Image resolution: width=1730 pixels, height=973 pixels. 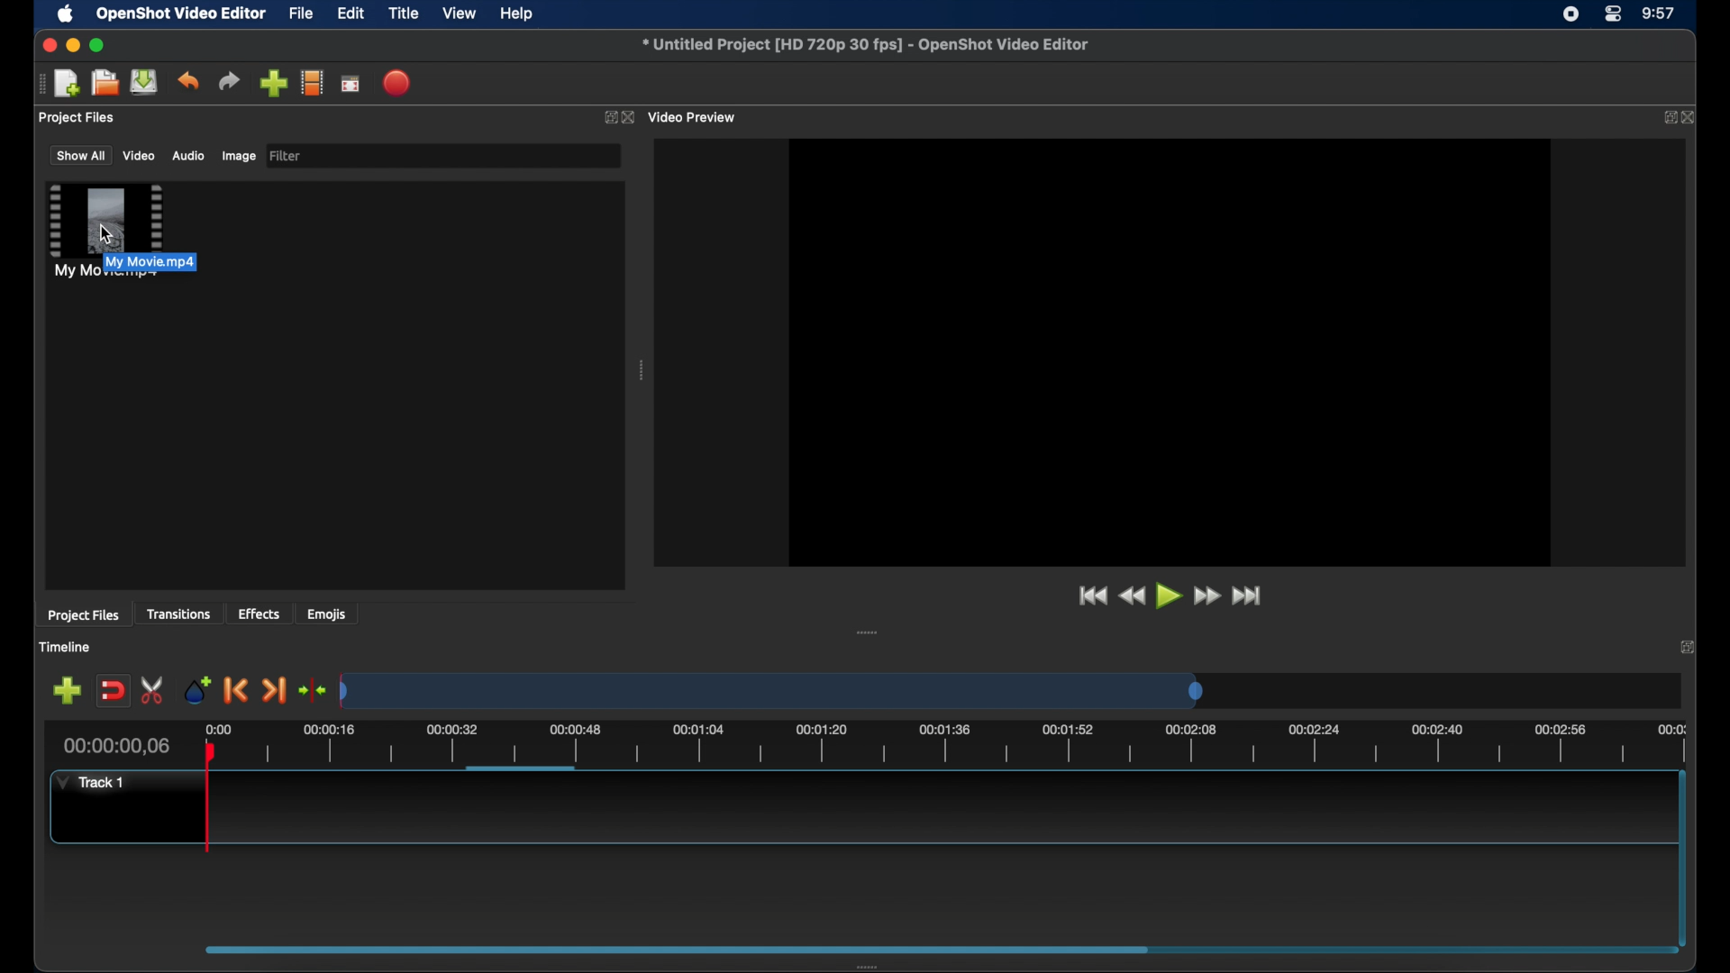 What do you see at coordinates (209, 799) in the screenshot?
I see `playhead` at bounding box center [209, 799].